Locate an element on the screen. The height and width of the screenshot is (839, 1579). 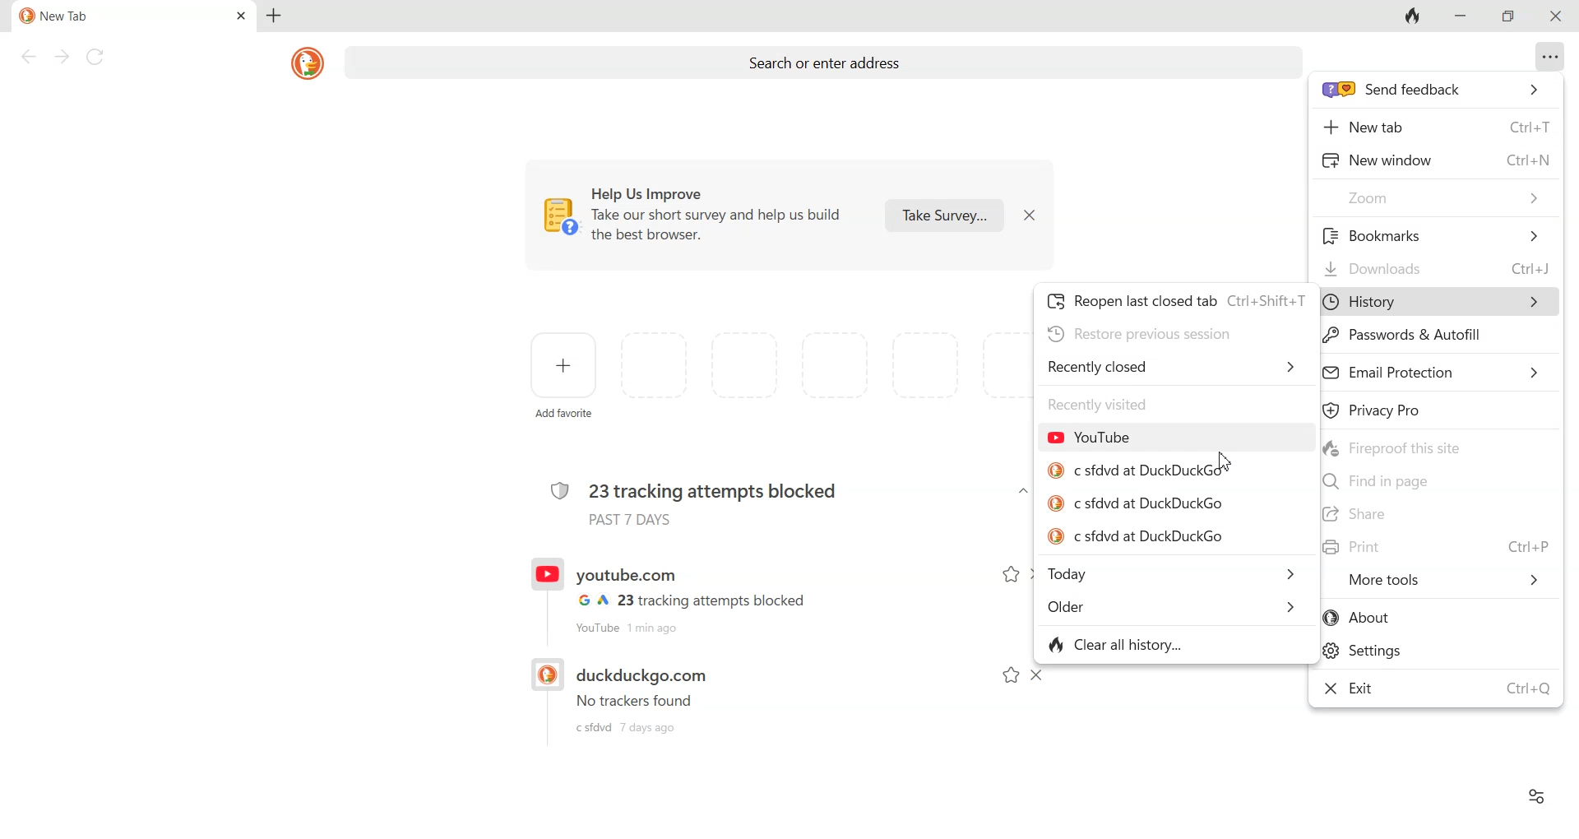
More Tools is located at coordinates (1447, 578).